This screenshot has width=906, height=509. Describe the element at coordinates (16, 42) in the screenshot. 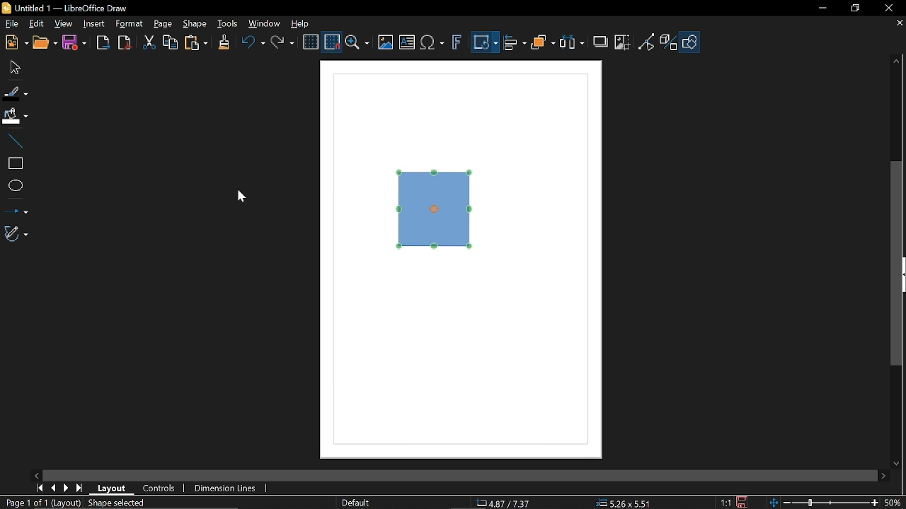

I see `New` at that location.